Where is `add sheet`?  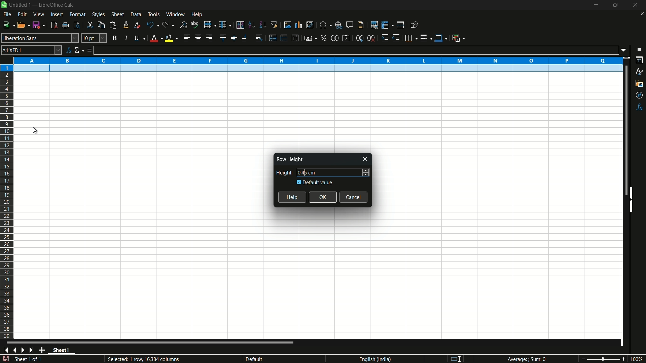 add sheet is located at coordinates (43, 350).